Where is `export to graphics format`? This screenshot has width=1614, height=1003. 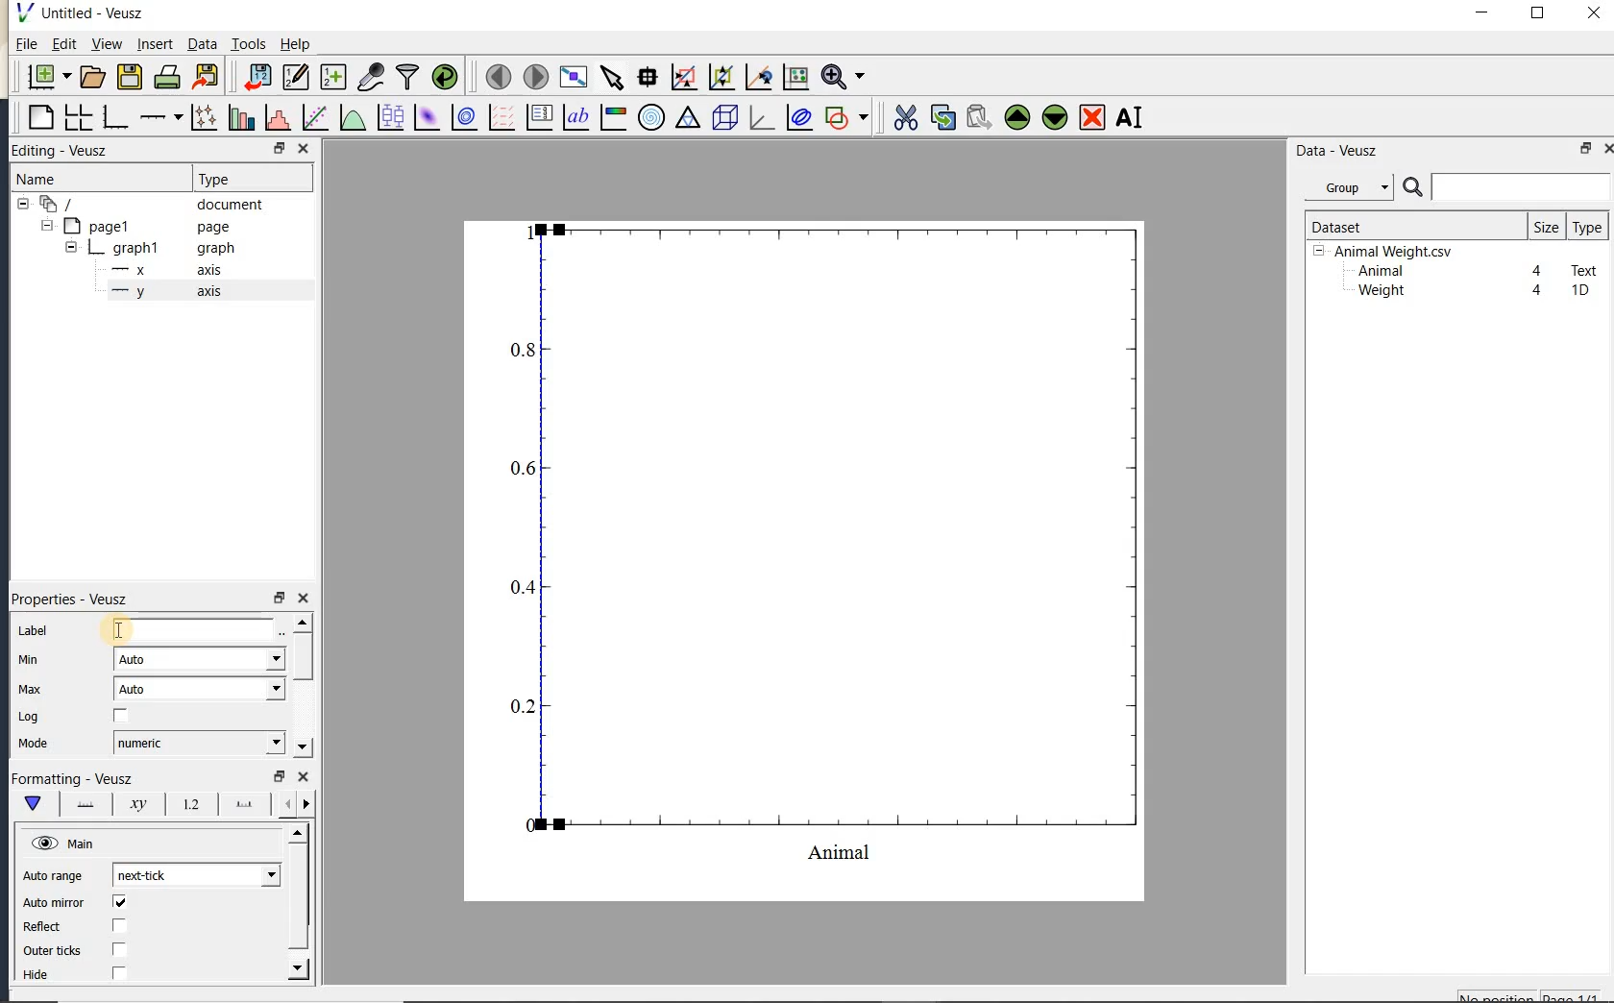
export to graphics format is located at coordinates (207, 75).